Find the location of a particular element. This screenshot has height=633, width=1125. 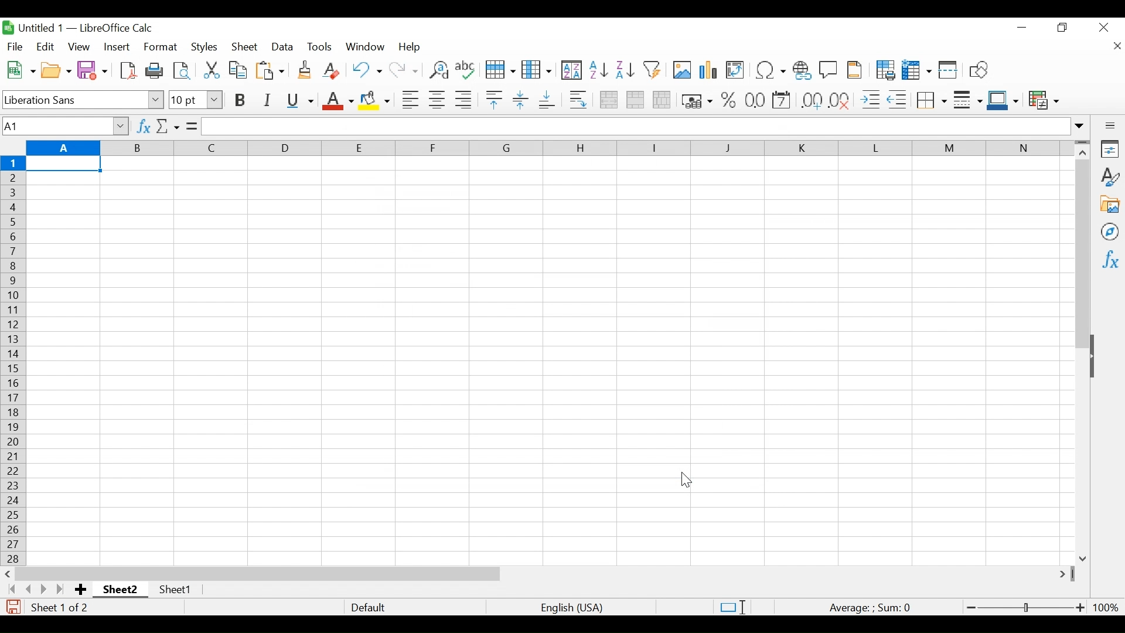

Columns is located at coordinates (550, 148).